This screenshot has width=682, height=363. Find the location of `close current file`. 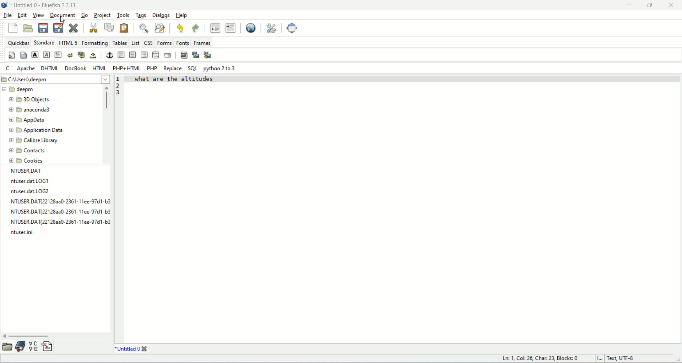

close current file is located at coordinates (73, 28).